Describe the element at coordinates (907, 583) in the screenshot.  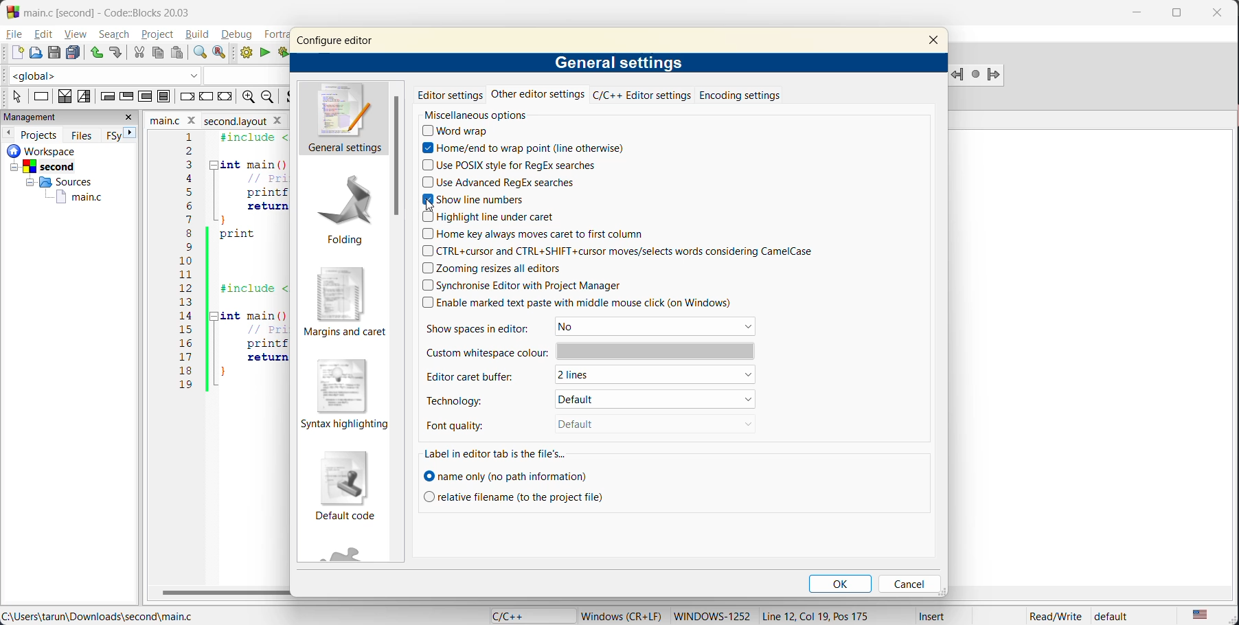
I see `cancel` at that location.